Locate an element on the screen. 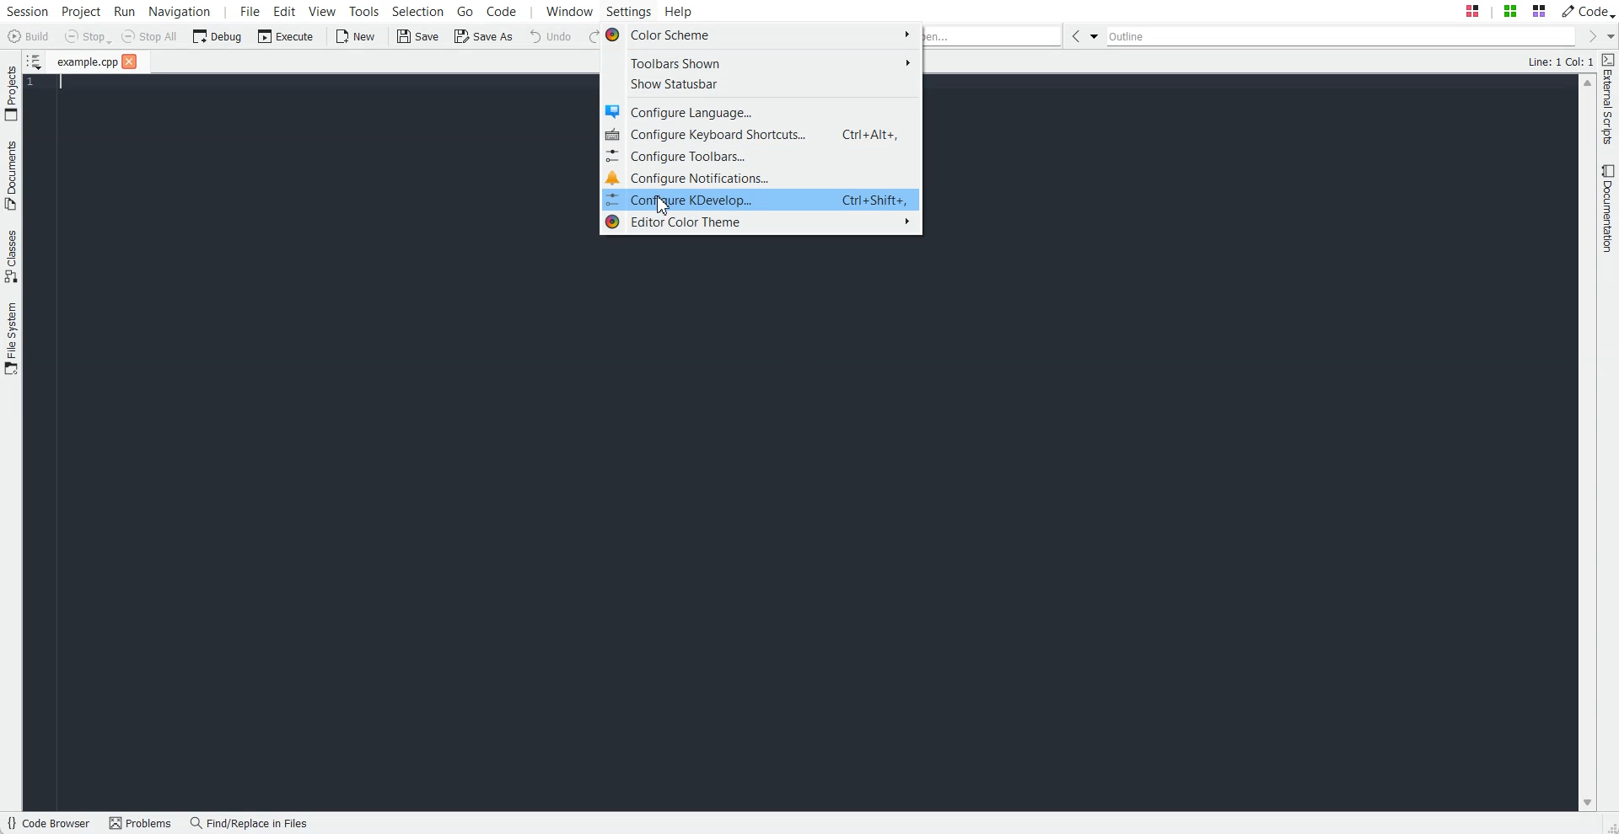  Scroll up is located at coordinates (1587, 83).